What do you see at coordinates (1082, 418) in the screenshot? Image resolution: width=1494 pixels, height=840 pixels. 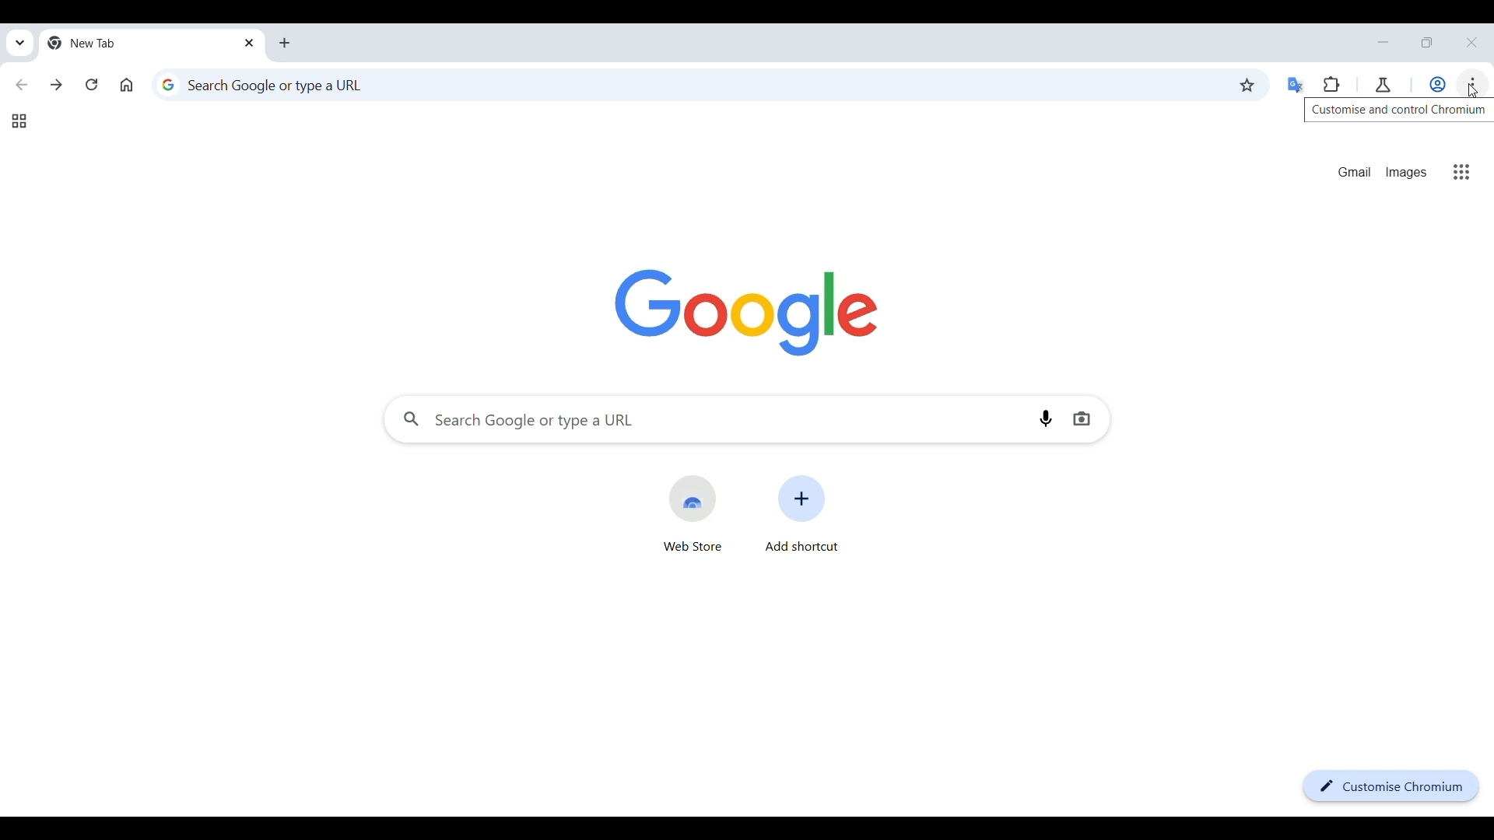 I see `Search by images` at bounding box center [1082, 418].